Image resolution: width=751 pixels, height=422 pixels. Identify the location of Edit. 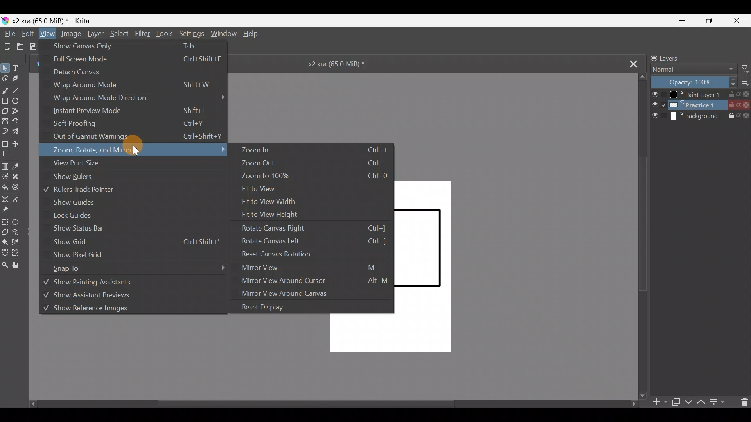
(26, 34).